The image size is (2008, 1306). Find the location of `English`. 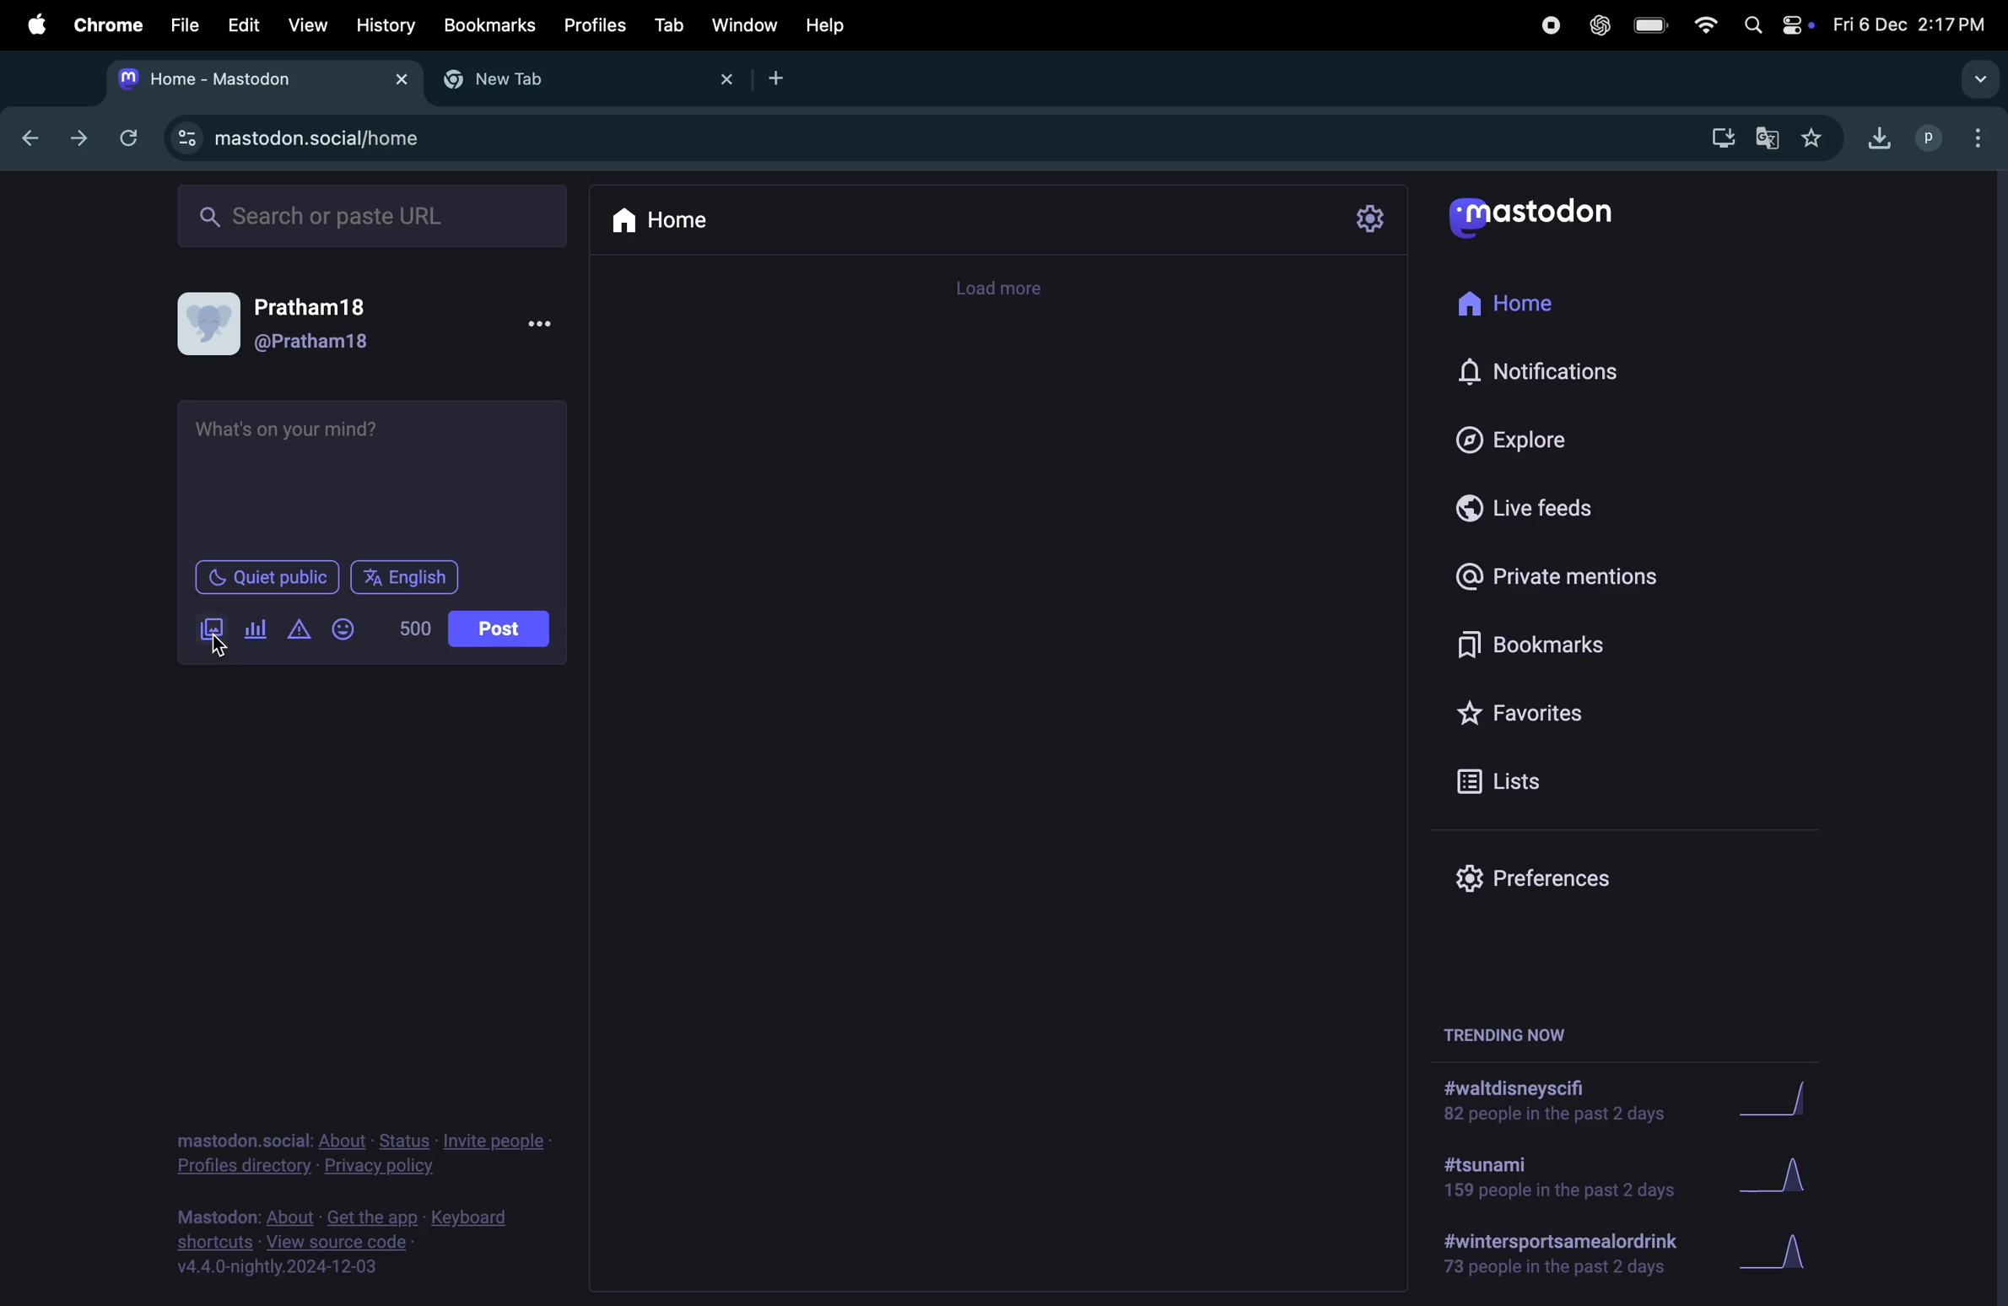

English is located at coordinates (404, 577).